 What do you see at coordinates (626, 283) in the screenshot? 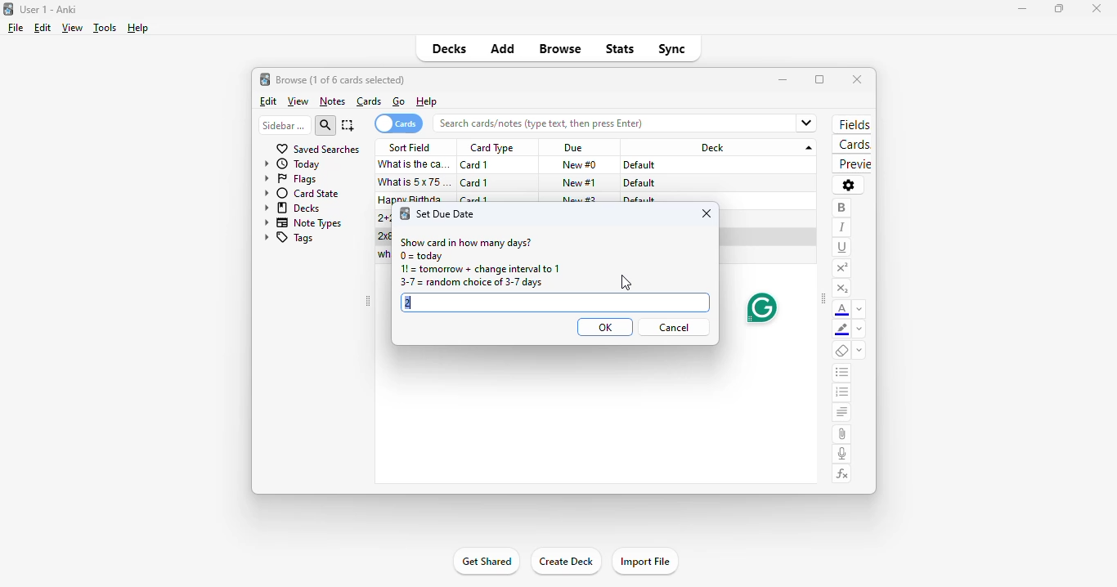
I see `cursor` at bounding box center [626, 283].